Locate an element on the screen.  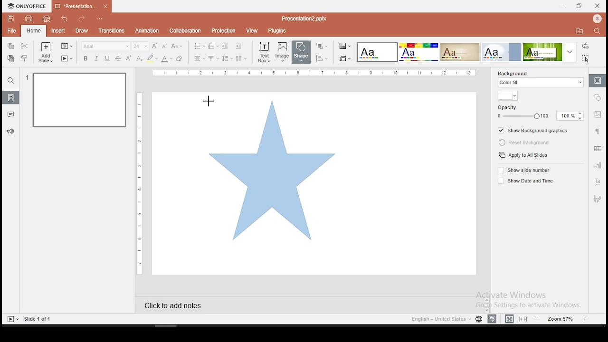
paragraph settings is located at coordinates (597, 131).